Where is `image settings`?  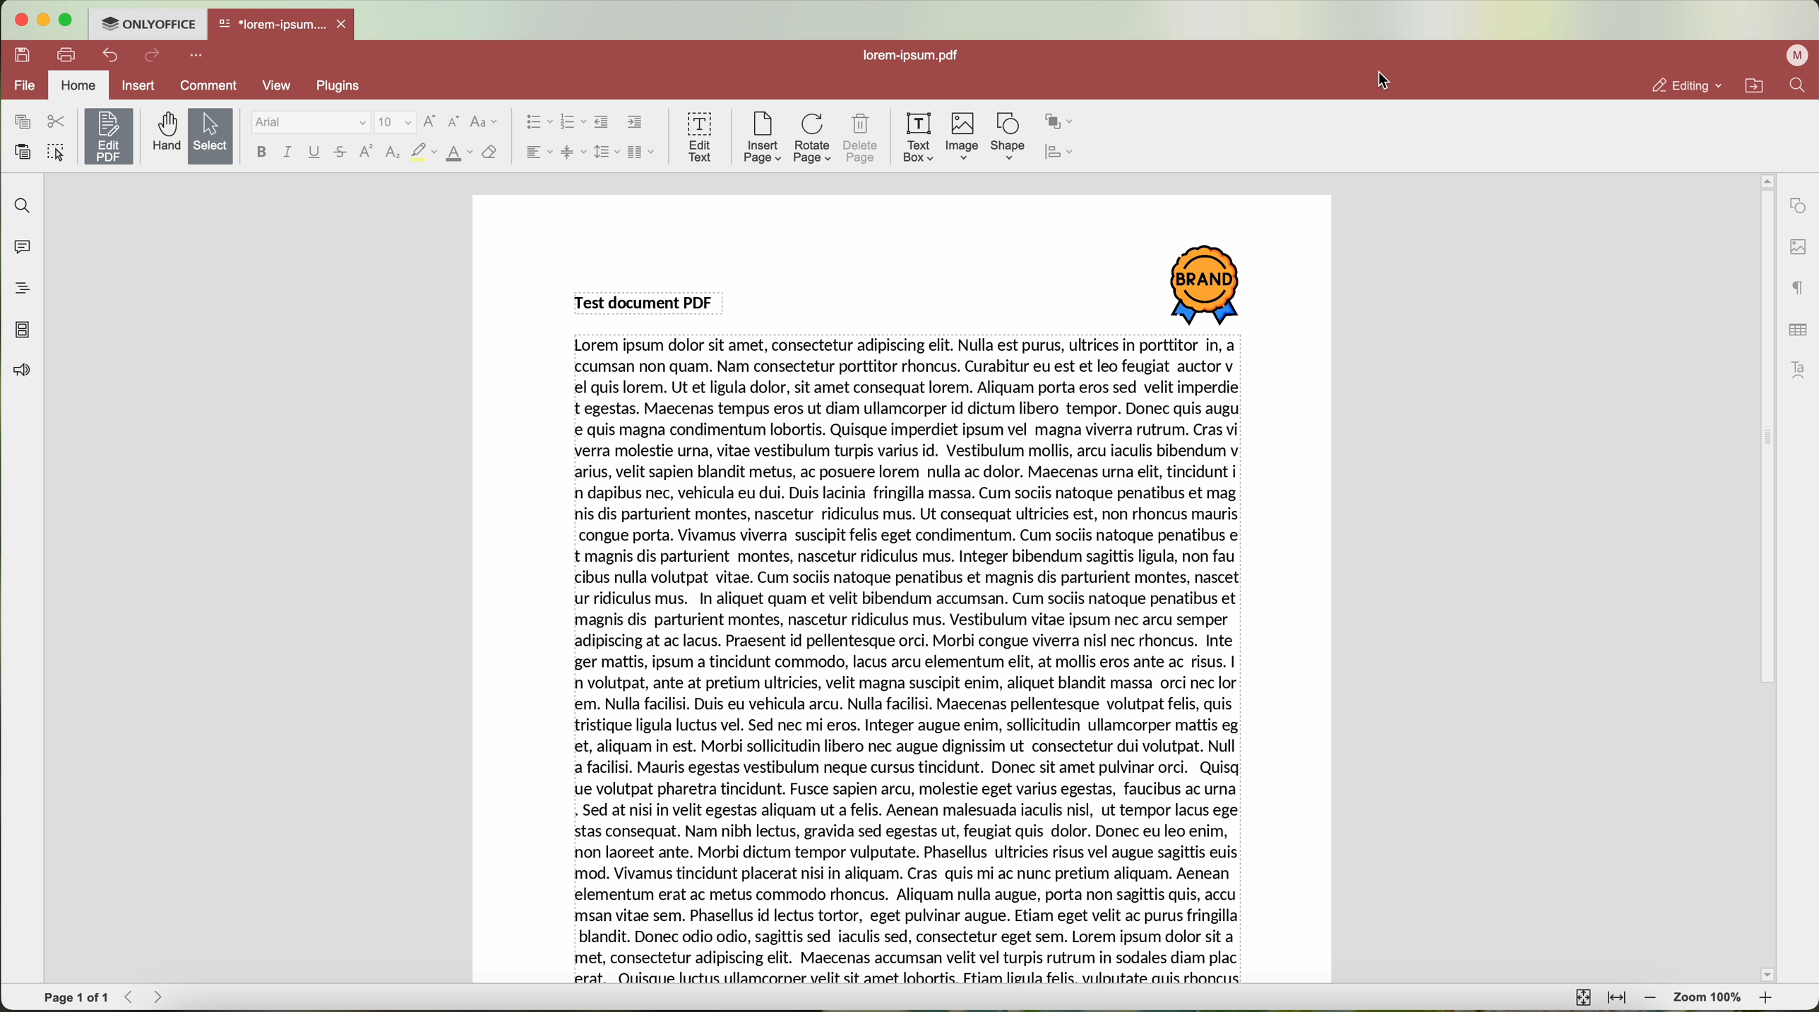
image settings is located at coordinates (1798, 248).